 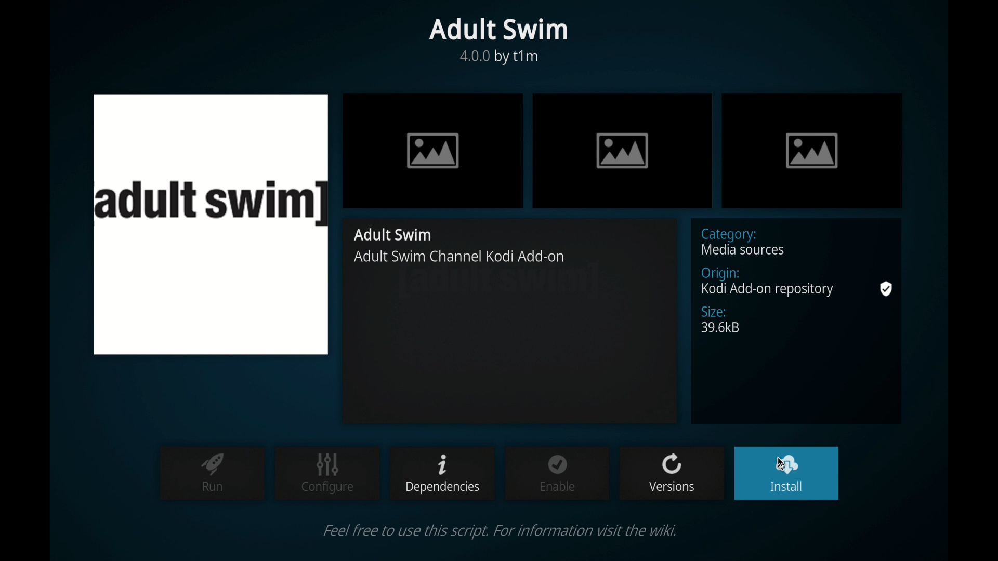 I want to click on origin, so click(x=797, y=283).